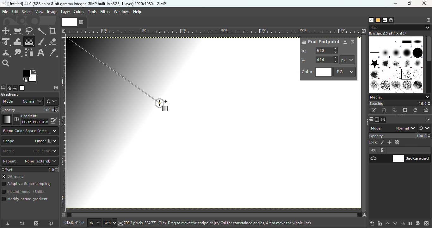 Image resolution: width=432 pixels, height=228 pixels. Describe the element at coordinates (41, 53) in the screenshot. I see `Text tool` at that location.